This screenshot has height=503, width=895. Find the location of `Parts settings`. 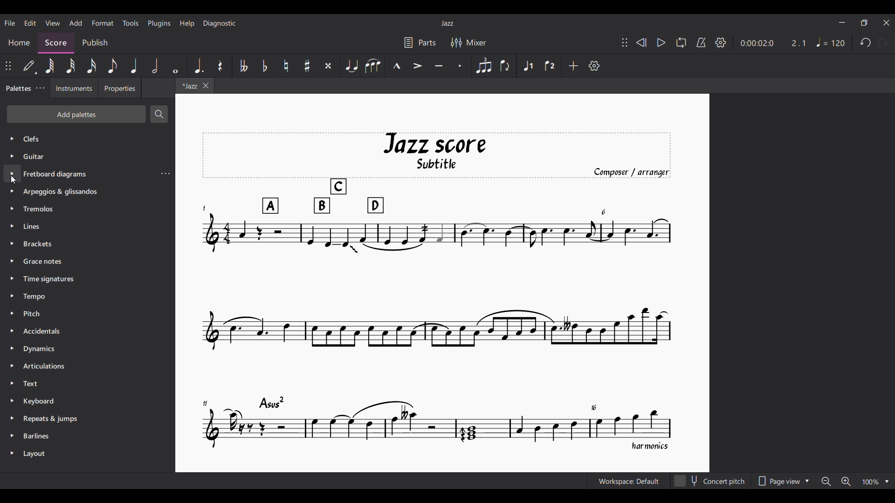

Parts settings is located at coordinates (420, 42).